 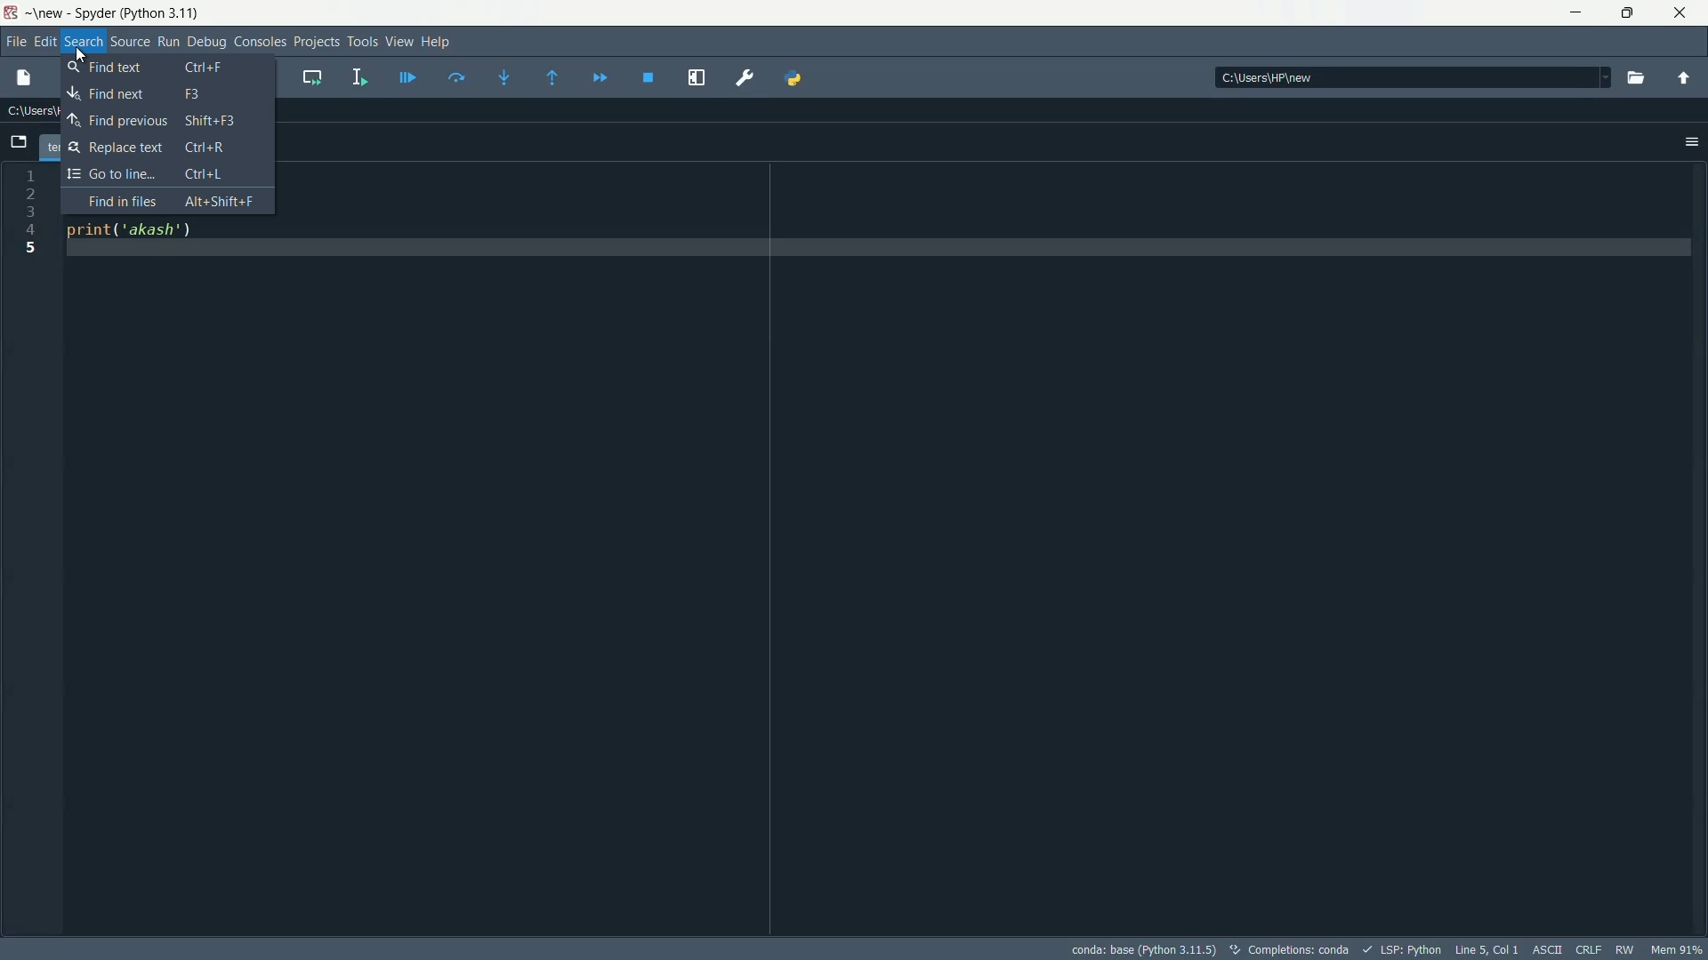 What do you see at coordinates (1141, 951) in the screenshot?
I see `conda: base (Python 3.11)` at bounding box center [1141, 951].